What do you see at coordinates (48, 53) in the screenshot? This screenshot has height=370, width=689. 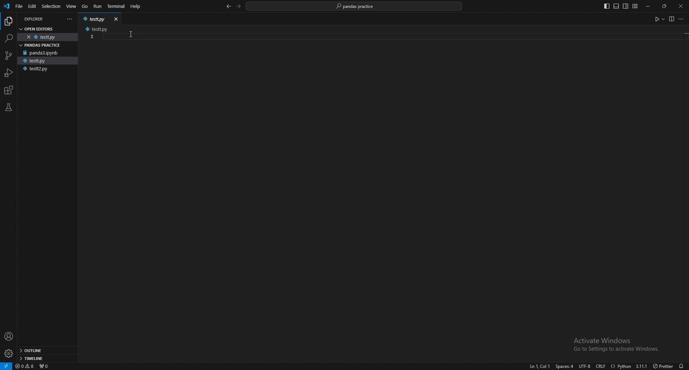 I see `panda3.ipynb` at bounding box center [48, 53].